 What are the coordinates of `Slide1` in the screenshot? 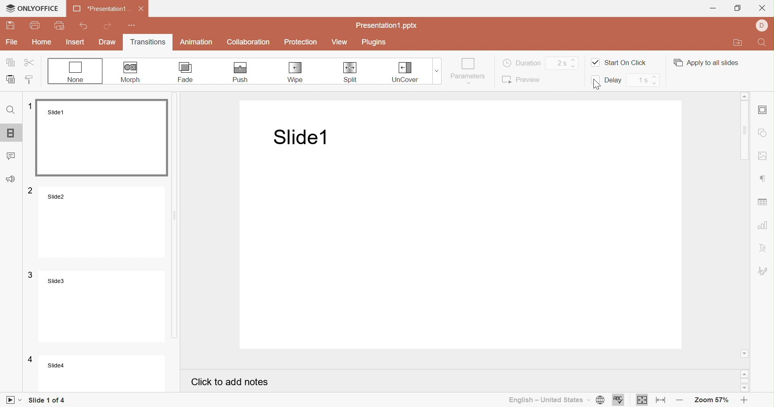 It's located at (99, 137).